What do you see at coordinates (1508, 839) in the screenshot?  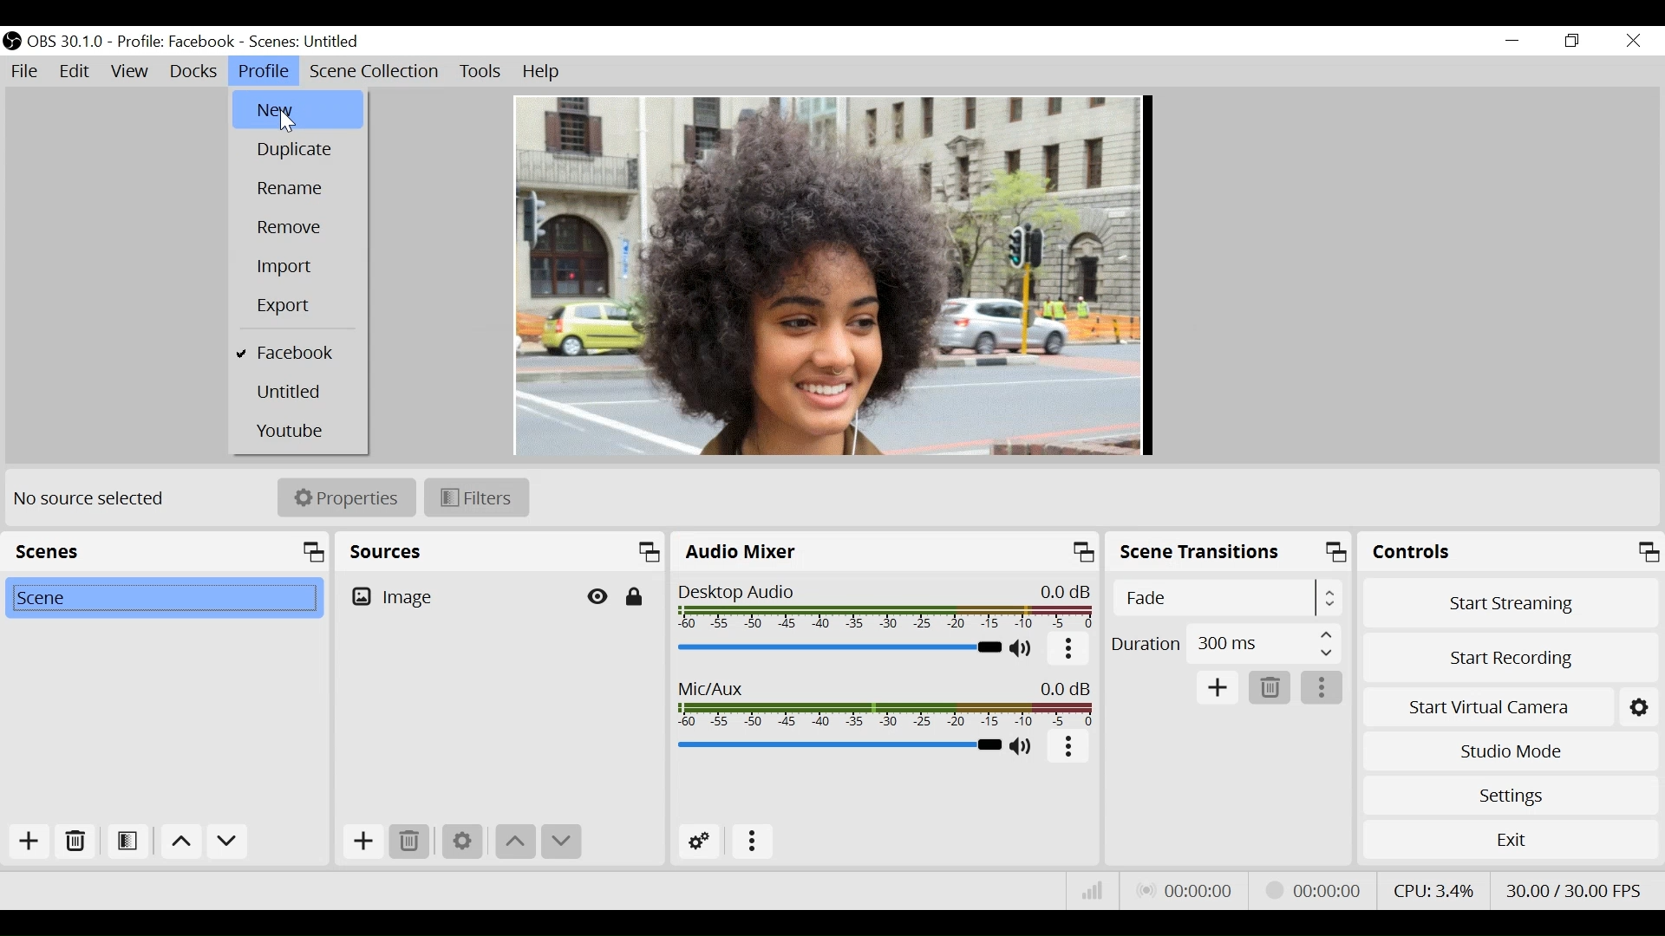 I see `Exit` at bounding box center [1508, 839].